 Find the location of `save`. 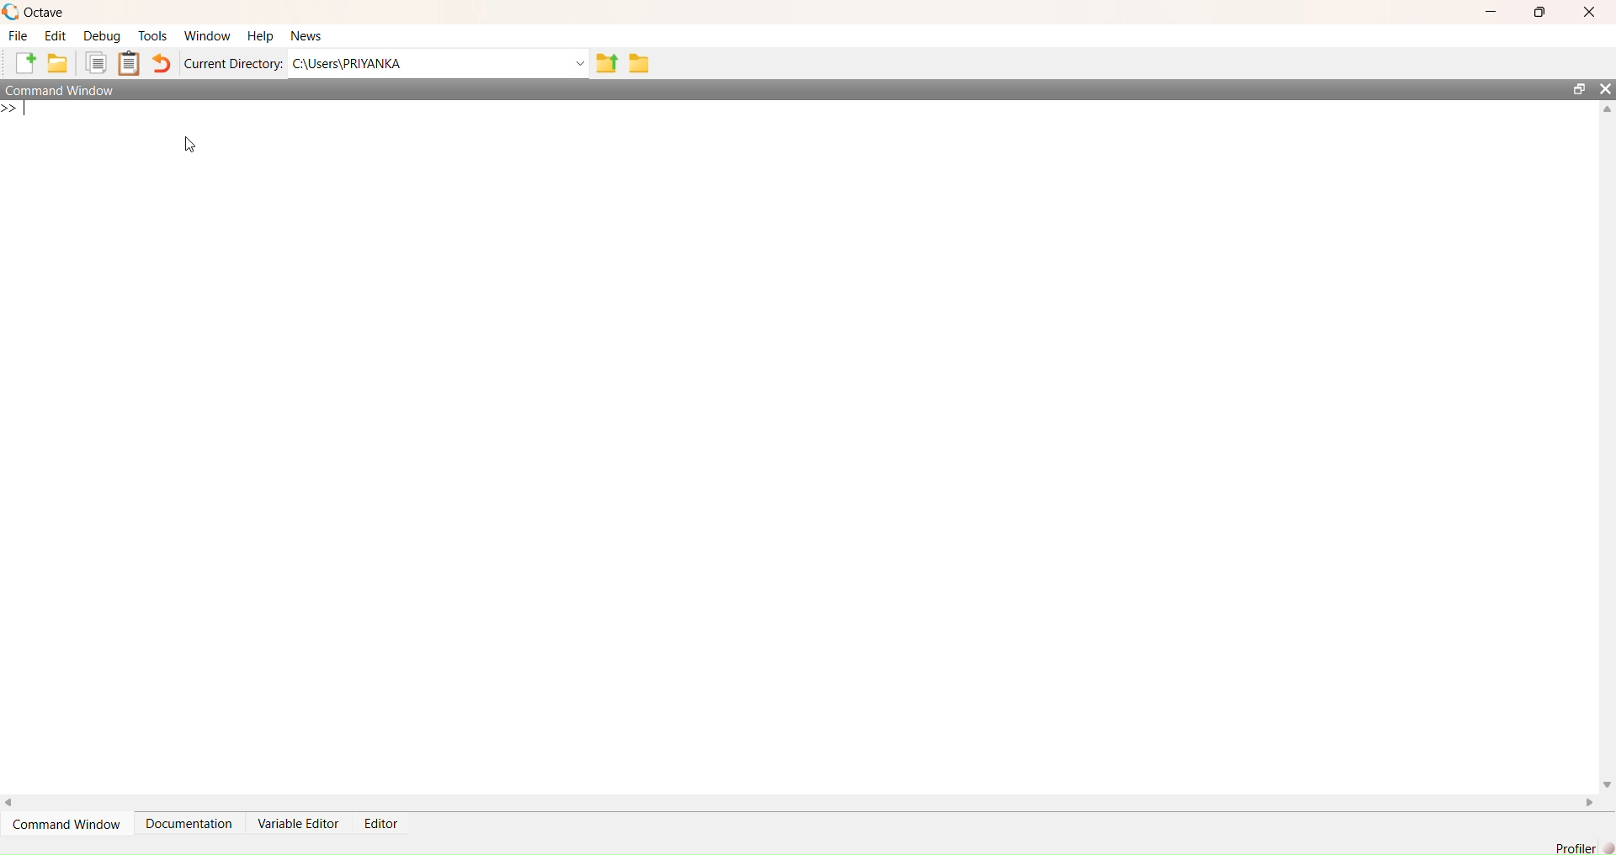

save is located at coordinates (58, 66).